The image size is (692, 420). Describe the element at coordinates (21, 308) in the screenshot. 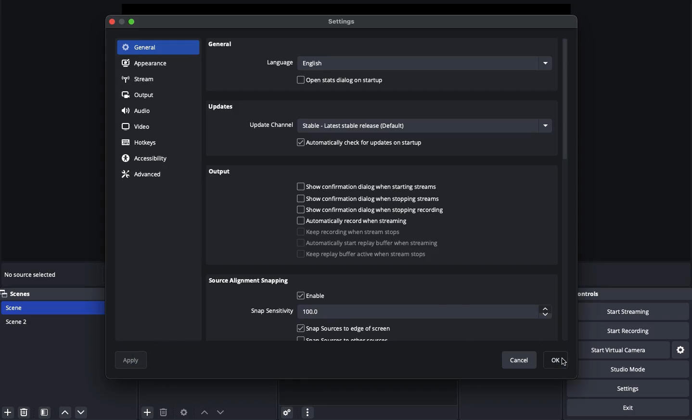

I see `Scene 1` at that location.